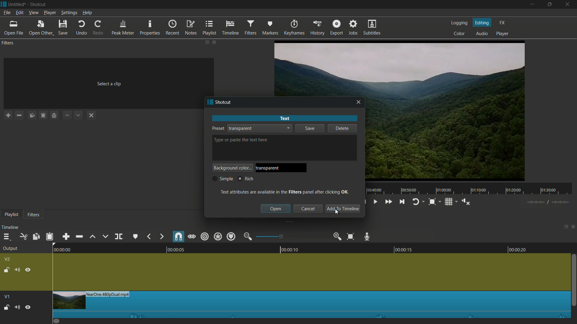  I want to click on subtitles, so click(373, 28).